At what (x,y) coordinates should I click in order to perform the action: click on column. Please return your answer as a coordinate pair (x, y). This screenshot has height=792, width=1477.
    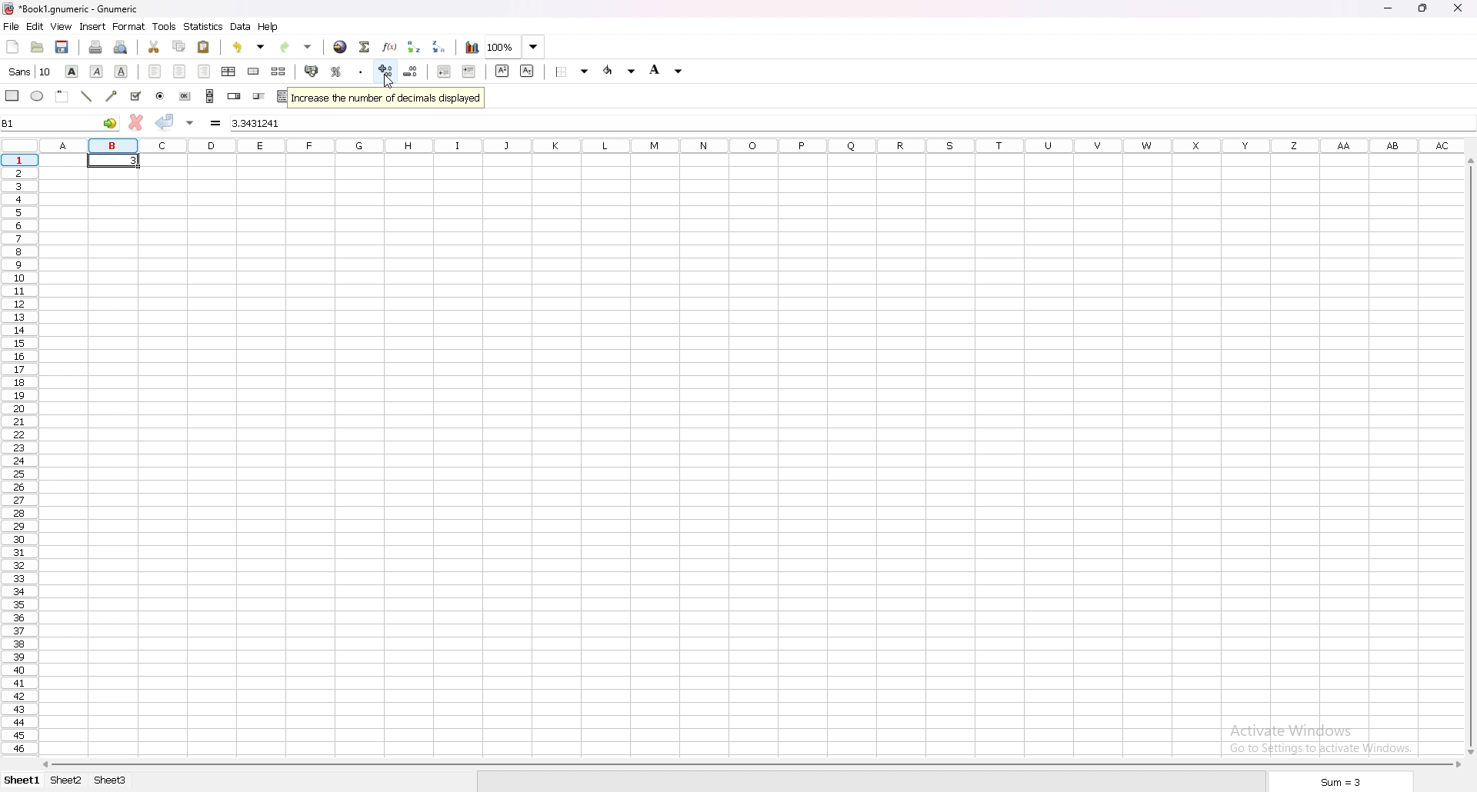
    Looking at the image, I should click on (754, 145).